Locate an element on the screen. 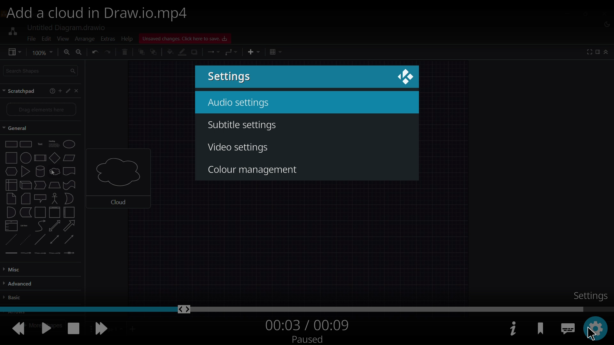 This screenshot has height=345, width=614. Add a cloud in Draw.io.mp4 is located at coordinates (101, 13).